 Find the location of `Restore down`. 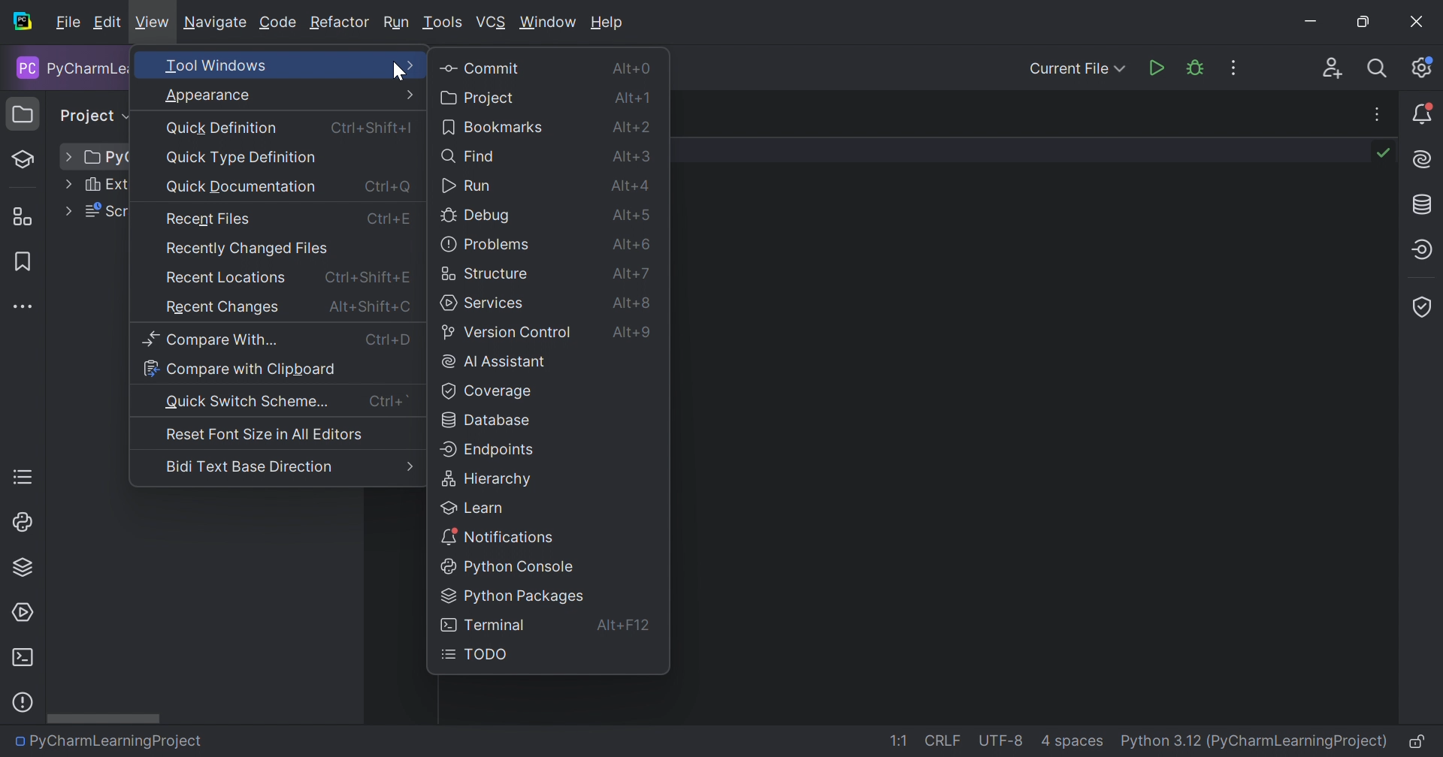

Restore down is located at coordinates (1366, 23).